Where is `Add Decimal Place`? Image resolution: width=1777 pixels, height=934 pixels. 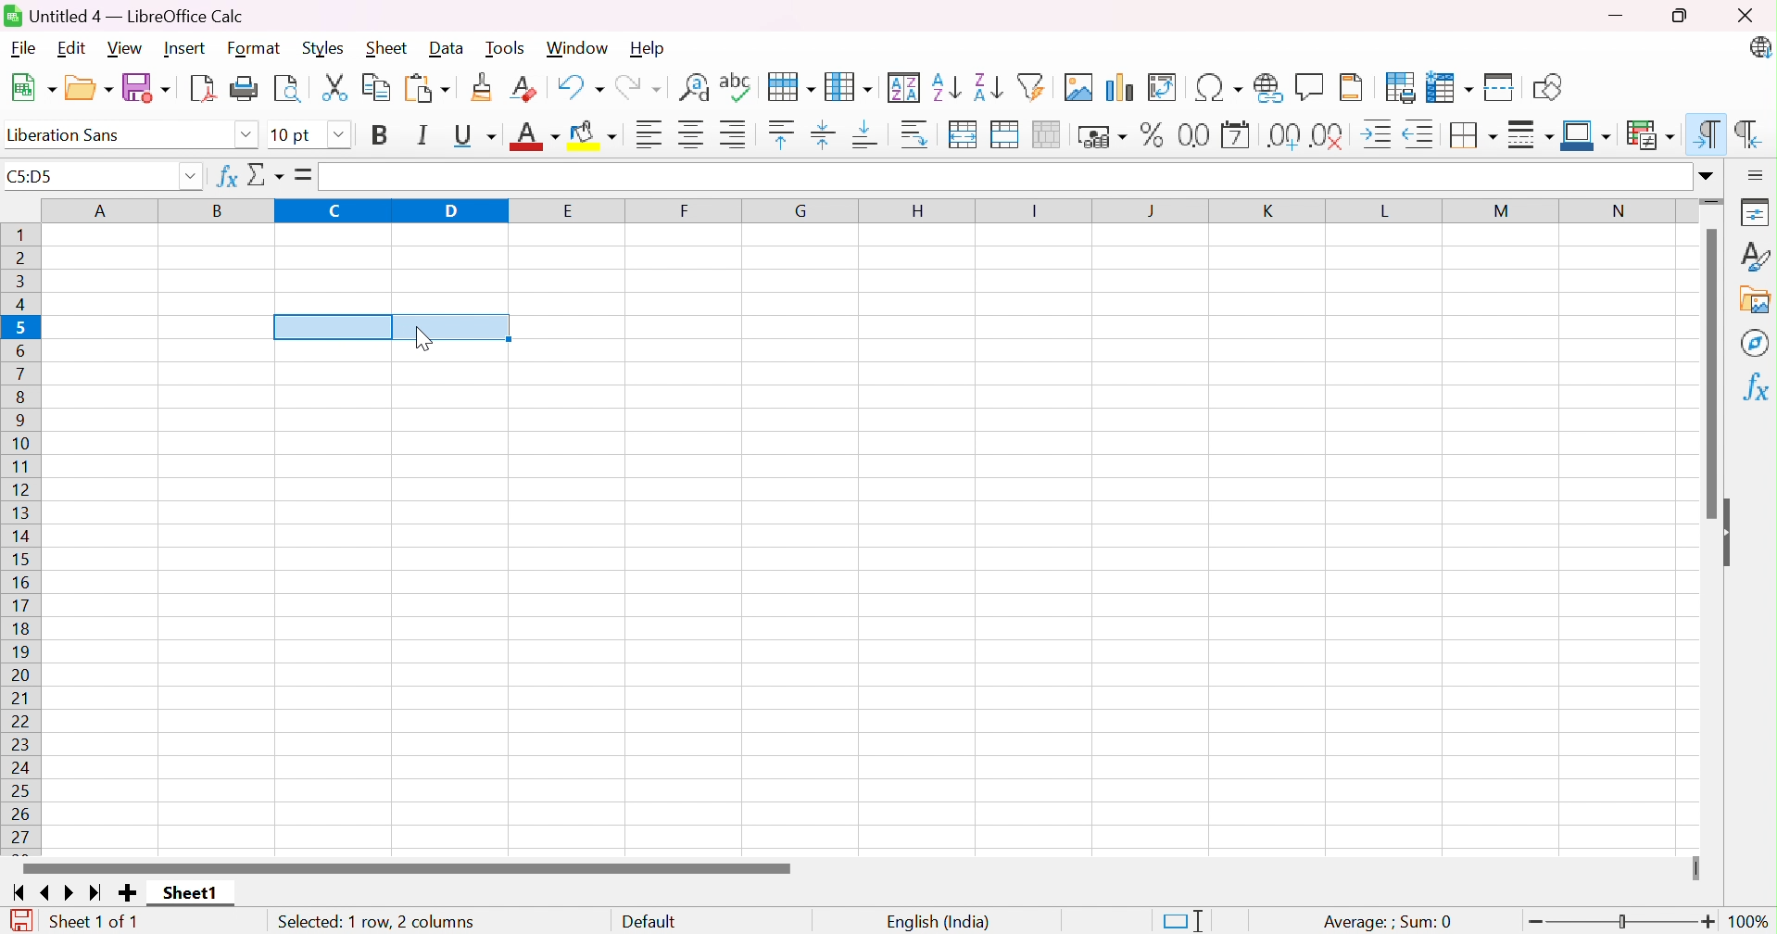 Add Decimal Place is located at coordinates (1281, 134).